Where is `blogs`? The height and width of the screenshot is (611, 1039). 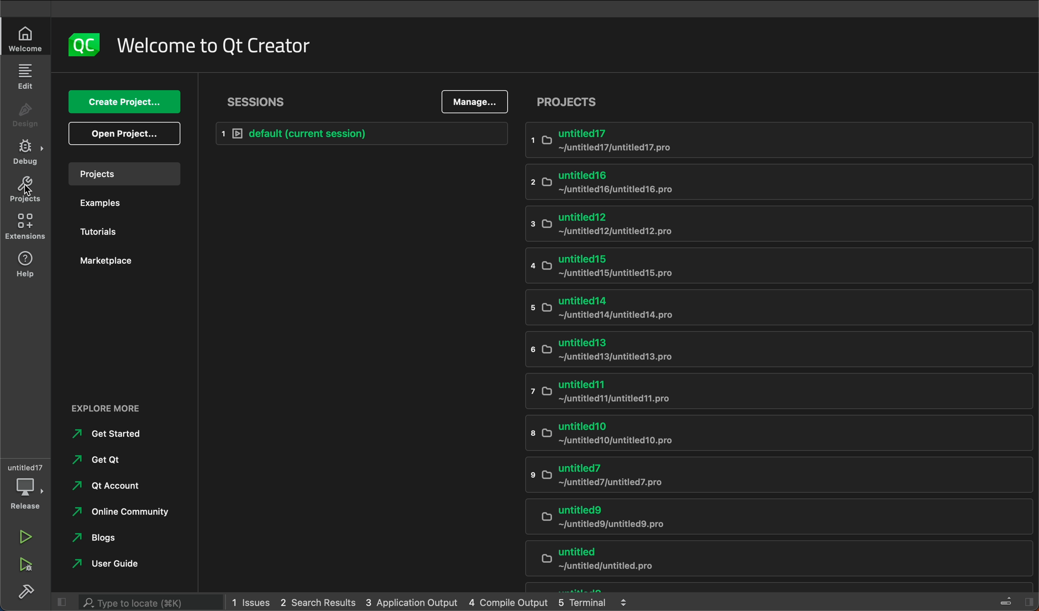 blogs is located at coordinates (100, 538).